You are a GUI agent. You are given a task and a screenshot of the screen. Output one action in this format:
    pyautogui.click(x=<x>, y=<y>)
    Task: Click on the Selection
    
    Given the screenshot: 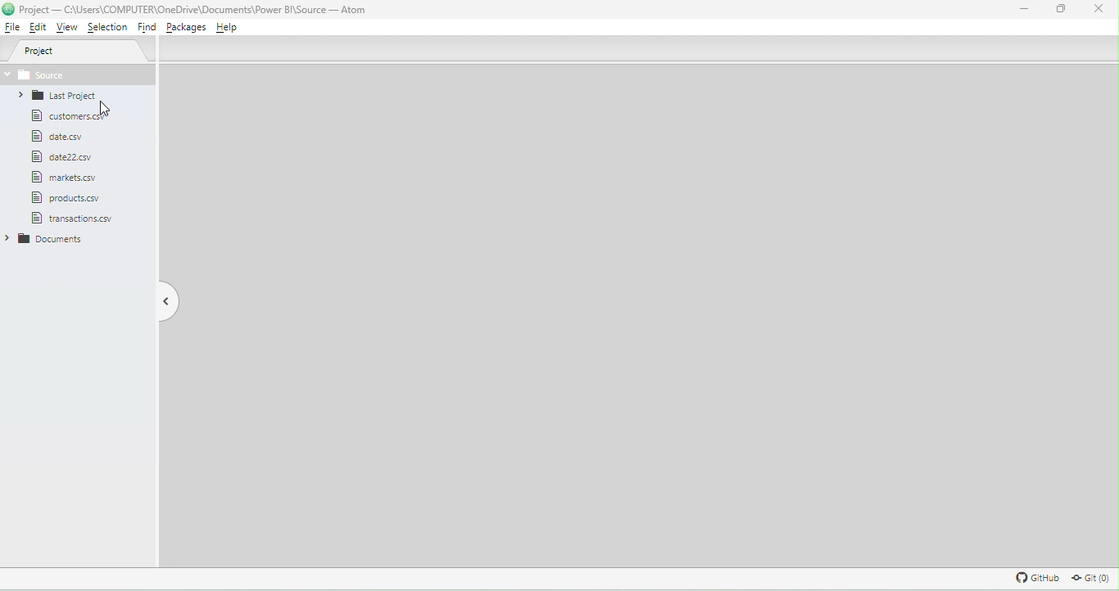 What is the action you would take?
    pyautogui.click(x=107, y=27)
    